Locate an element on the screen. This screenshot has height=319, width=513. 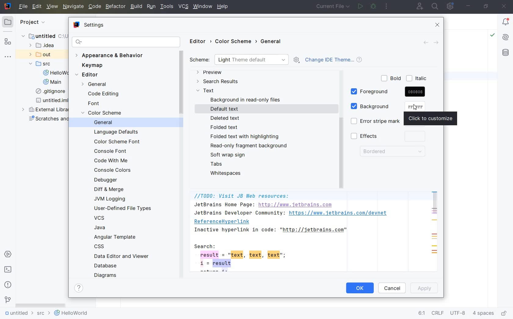
APPLY is located at coordinates (426, 288).